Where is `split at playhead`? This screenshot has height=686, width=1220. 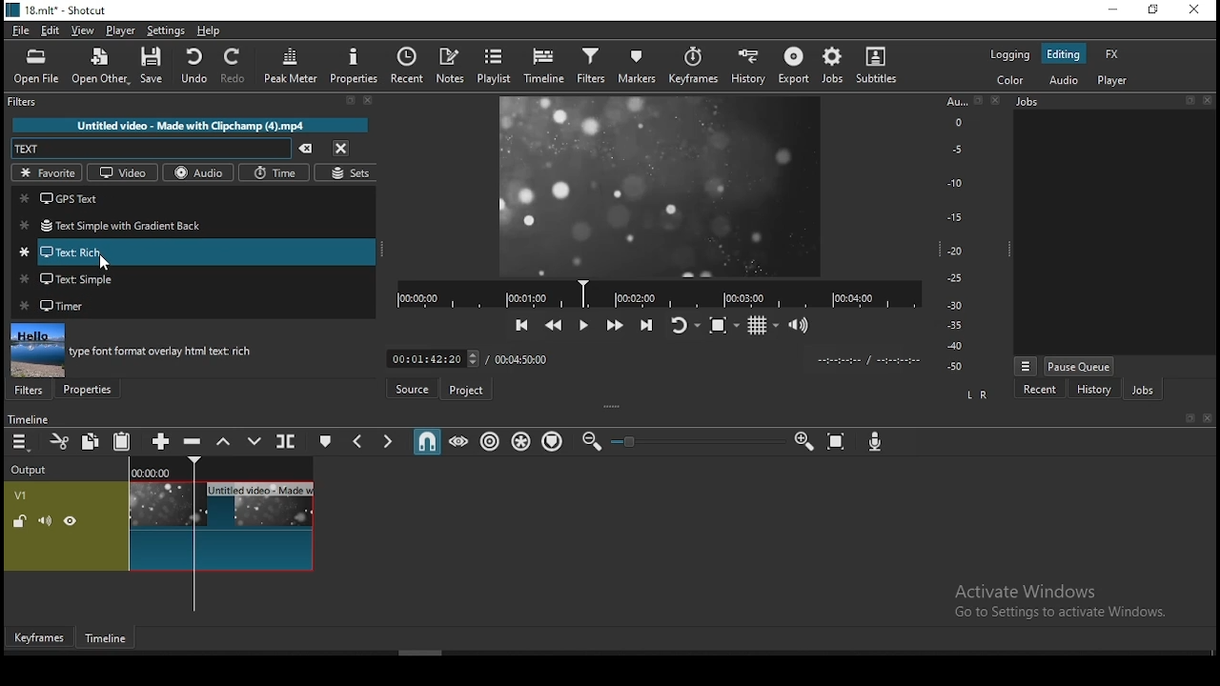
split at playhead is located at coordinates (287, 440).